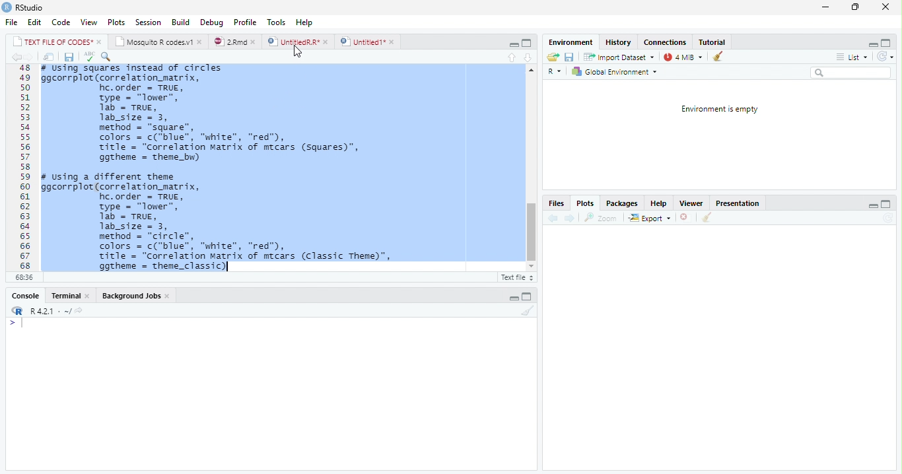 This screenshot has height=474, width=902. Describe the element at coordinates (278, 168) in the screenshot. I see `orrplot (correlation matrix,hc.order = TRUE,type = “lower”,lab = TRUE,lab_size = 3,method = “square”,colors = c("blue”, “white”, “red"),title = "Correlation Matrix of mtcars (squares)”,ggthene = theme_bw)sing a different themeorrplot{correlation_matrix,hc.order = TRUE,type = “lower”,lab = TRUE,lab_size = 3,method = “circle”,colors = c("blue”, “white”, “red”),title = "Correlation Matrix of mecars (Classic Theme)”, ` at that location.